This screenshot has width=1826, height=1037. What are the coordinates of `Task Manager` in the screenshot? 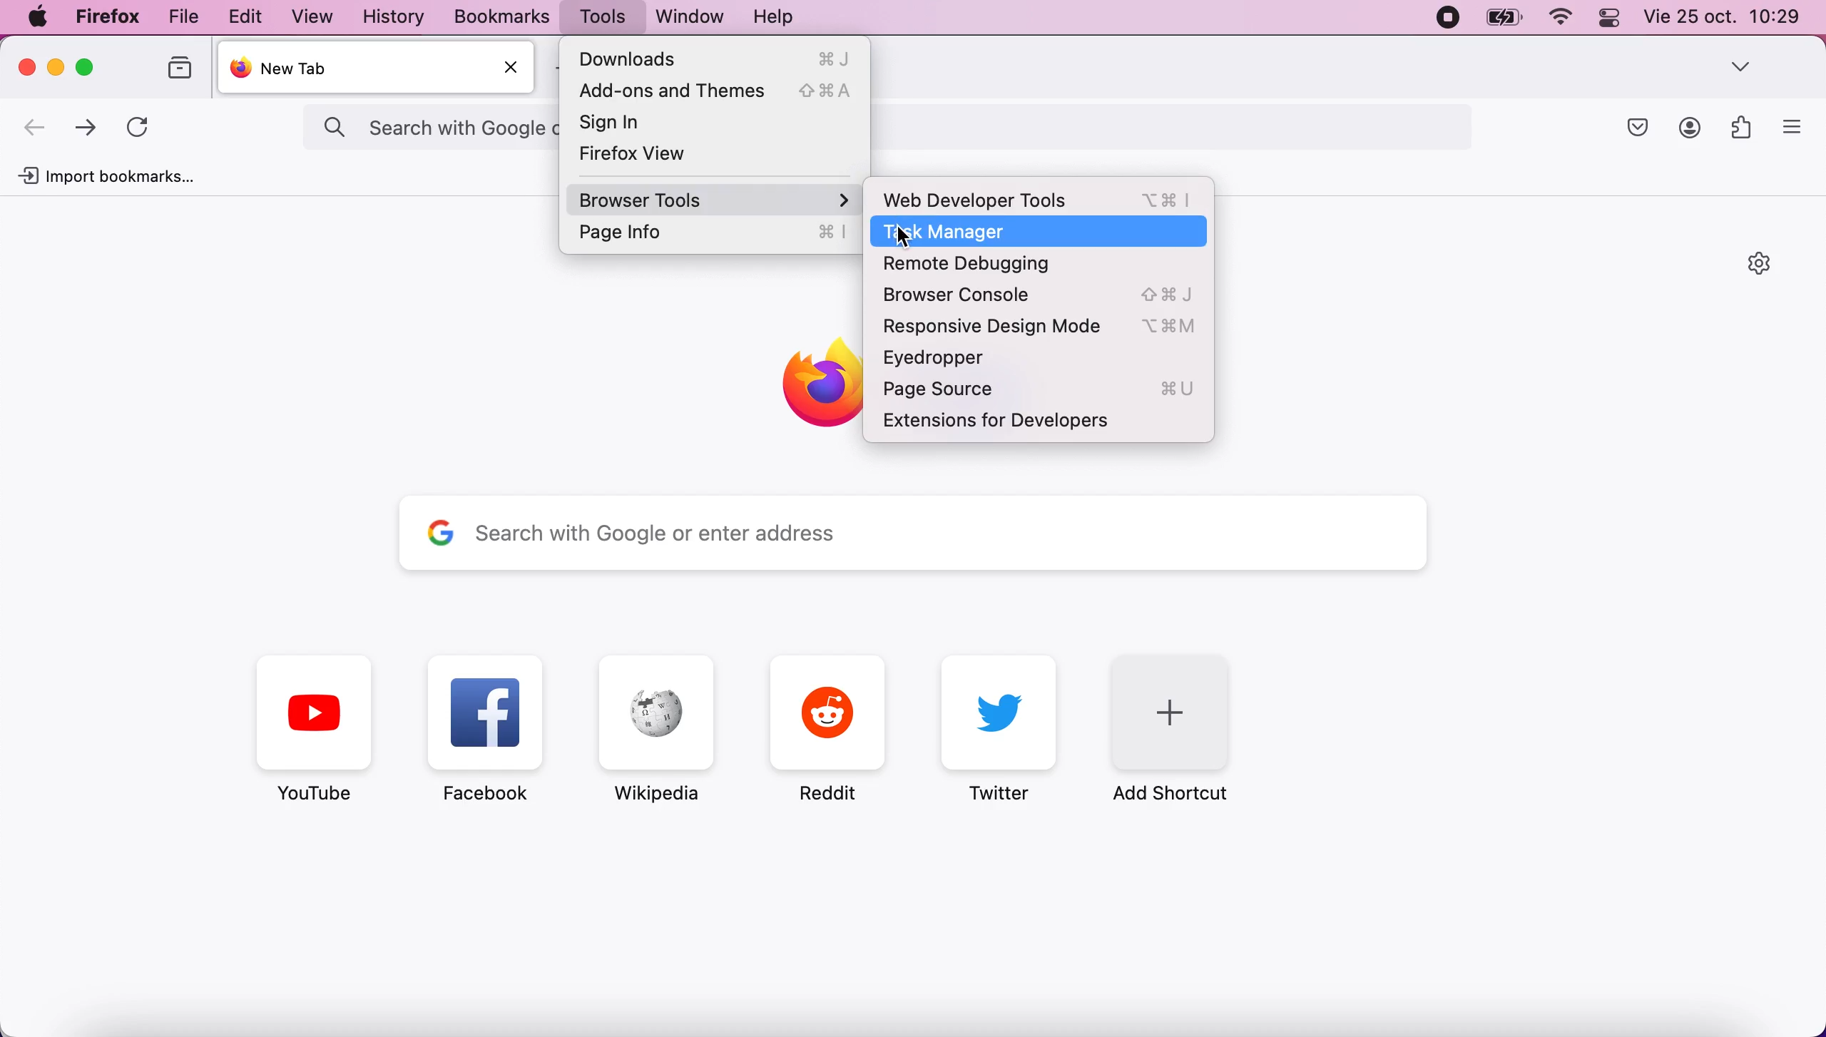 It's located at (1039, 231).